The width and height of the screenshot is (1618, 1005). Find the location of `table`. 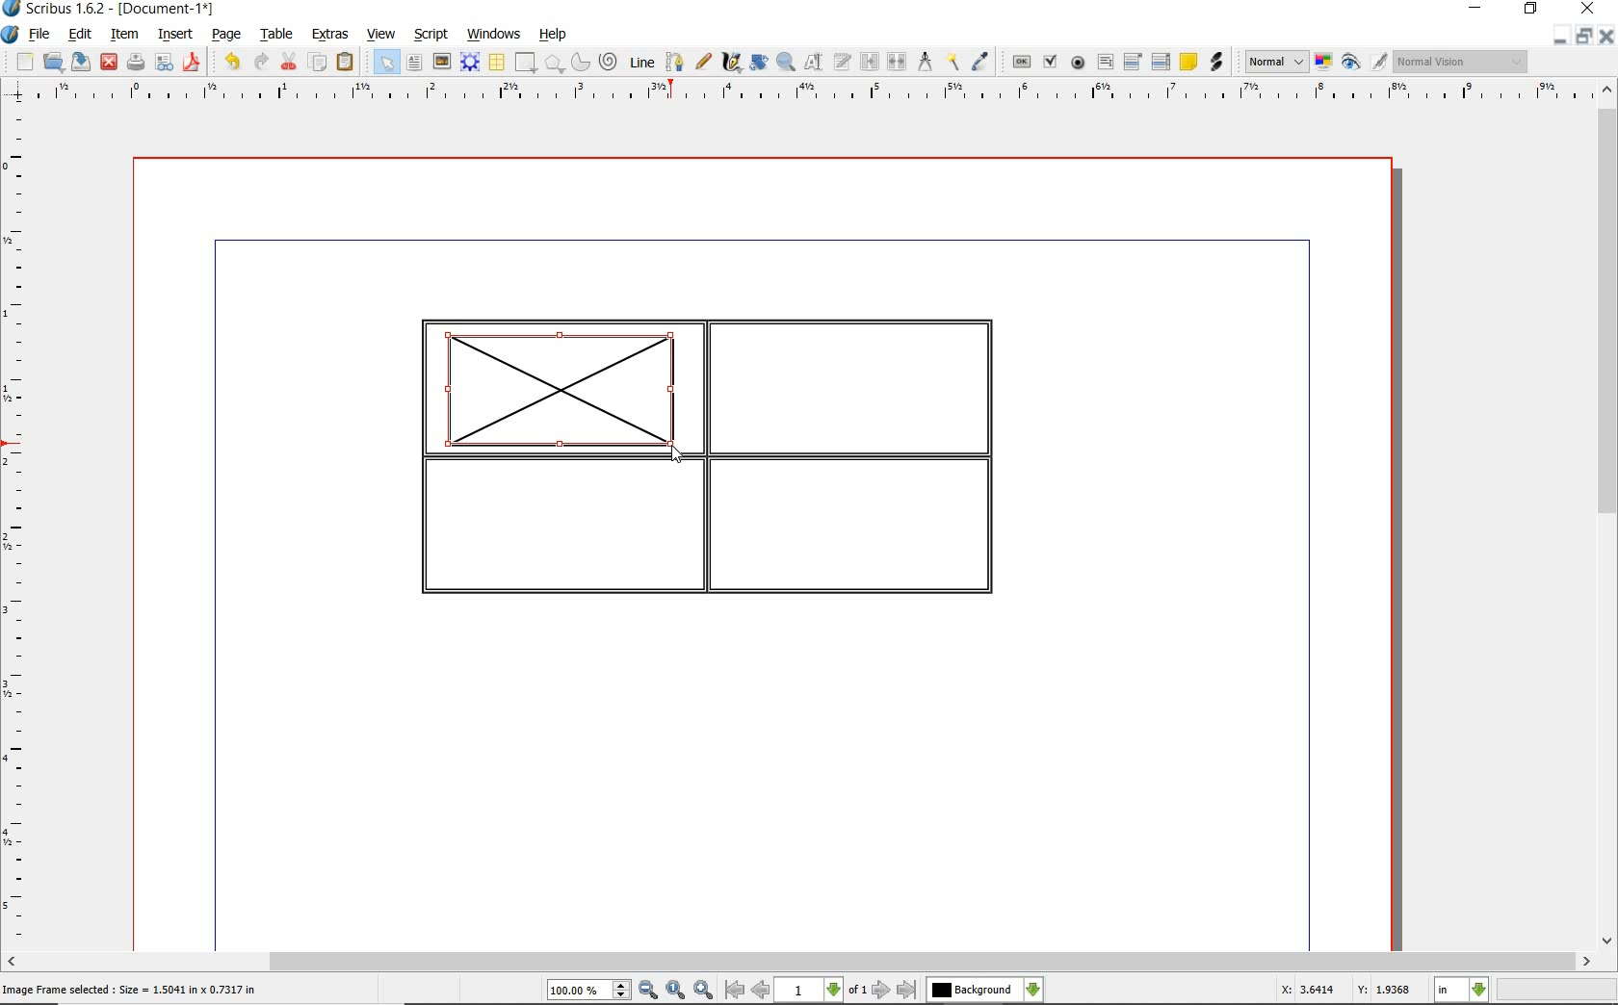

table is located at coordinates (498, 64).